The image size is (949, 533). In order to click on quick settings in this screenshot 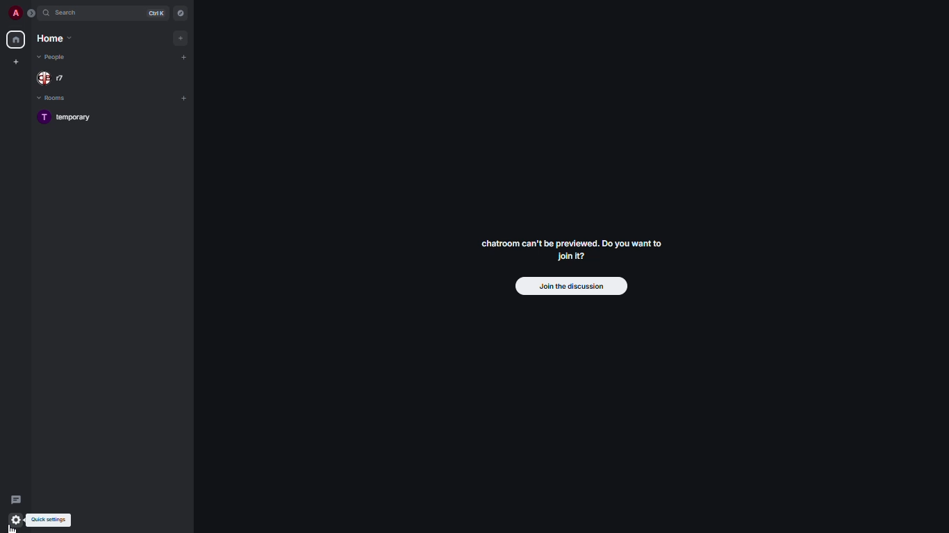, I will do `click(48, 520)`.